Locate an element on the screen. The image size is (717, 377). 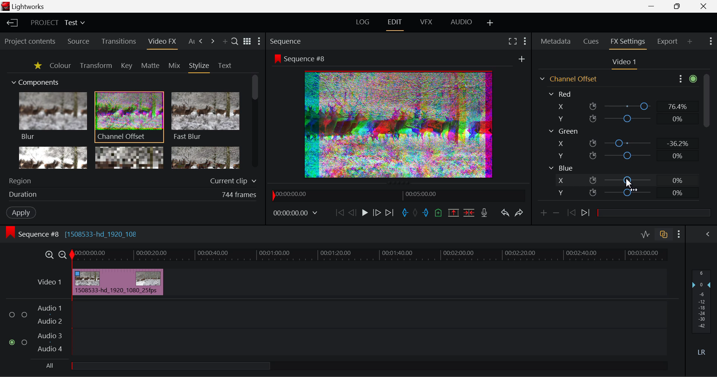
Remove keyframe is located at coordinates (556, 215).